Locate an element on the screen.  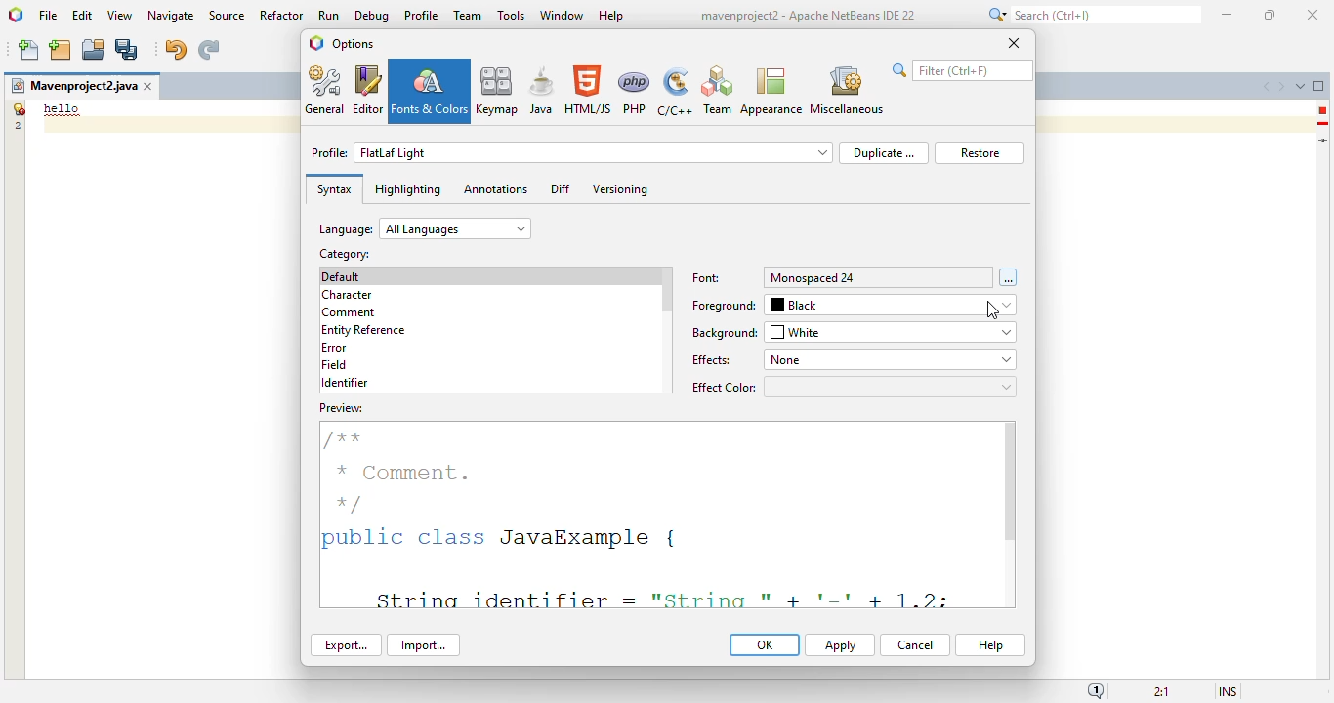
apply is located at coordinates (840, 645).